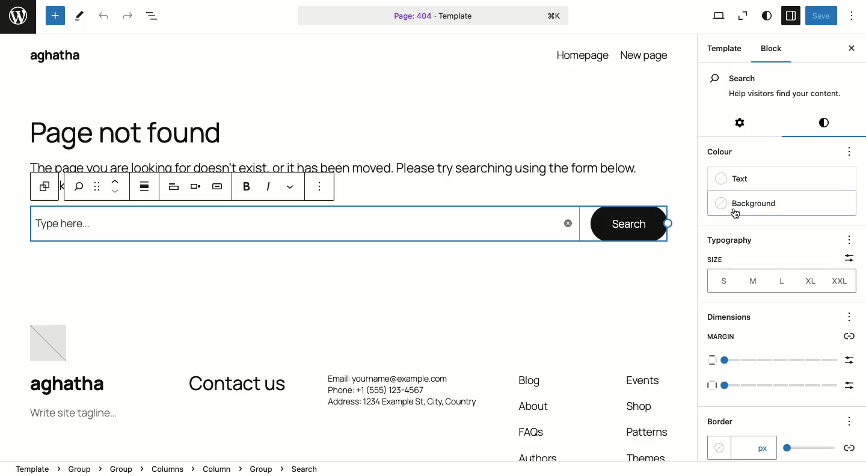  What do you see at coordinates (855, 16) in the screenshot?
I see `Options` at bounding box center [855, 16].